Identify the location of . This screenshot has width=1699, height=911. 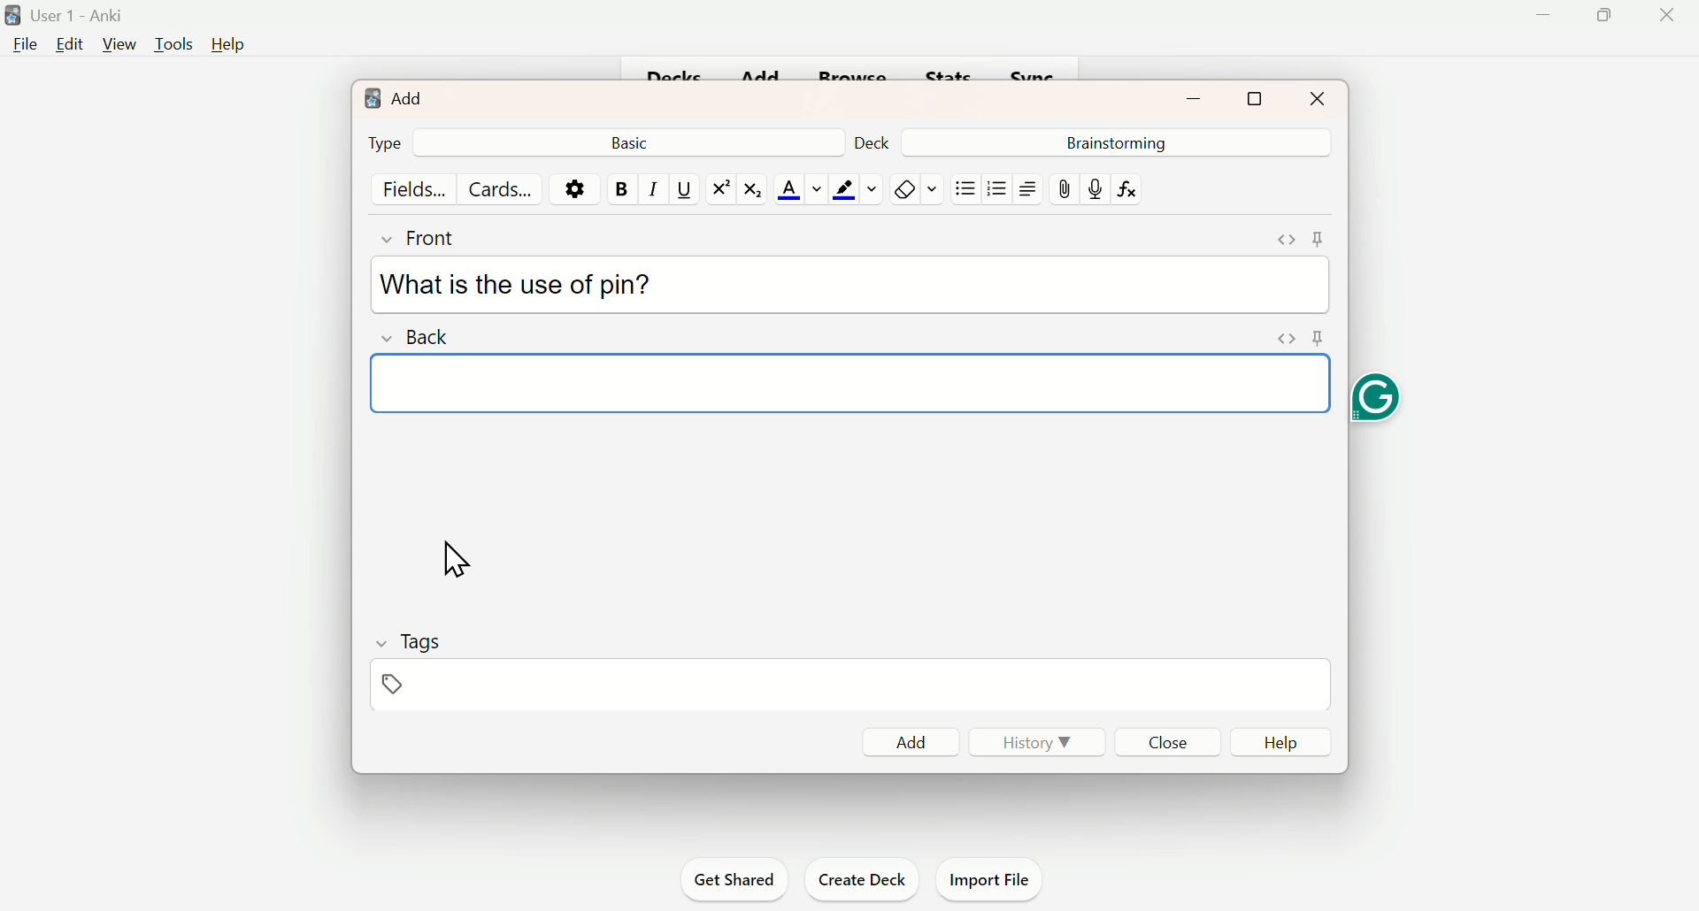
(1060, 188).